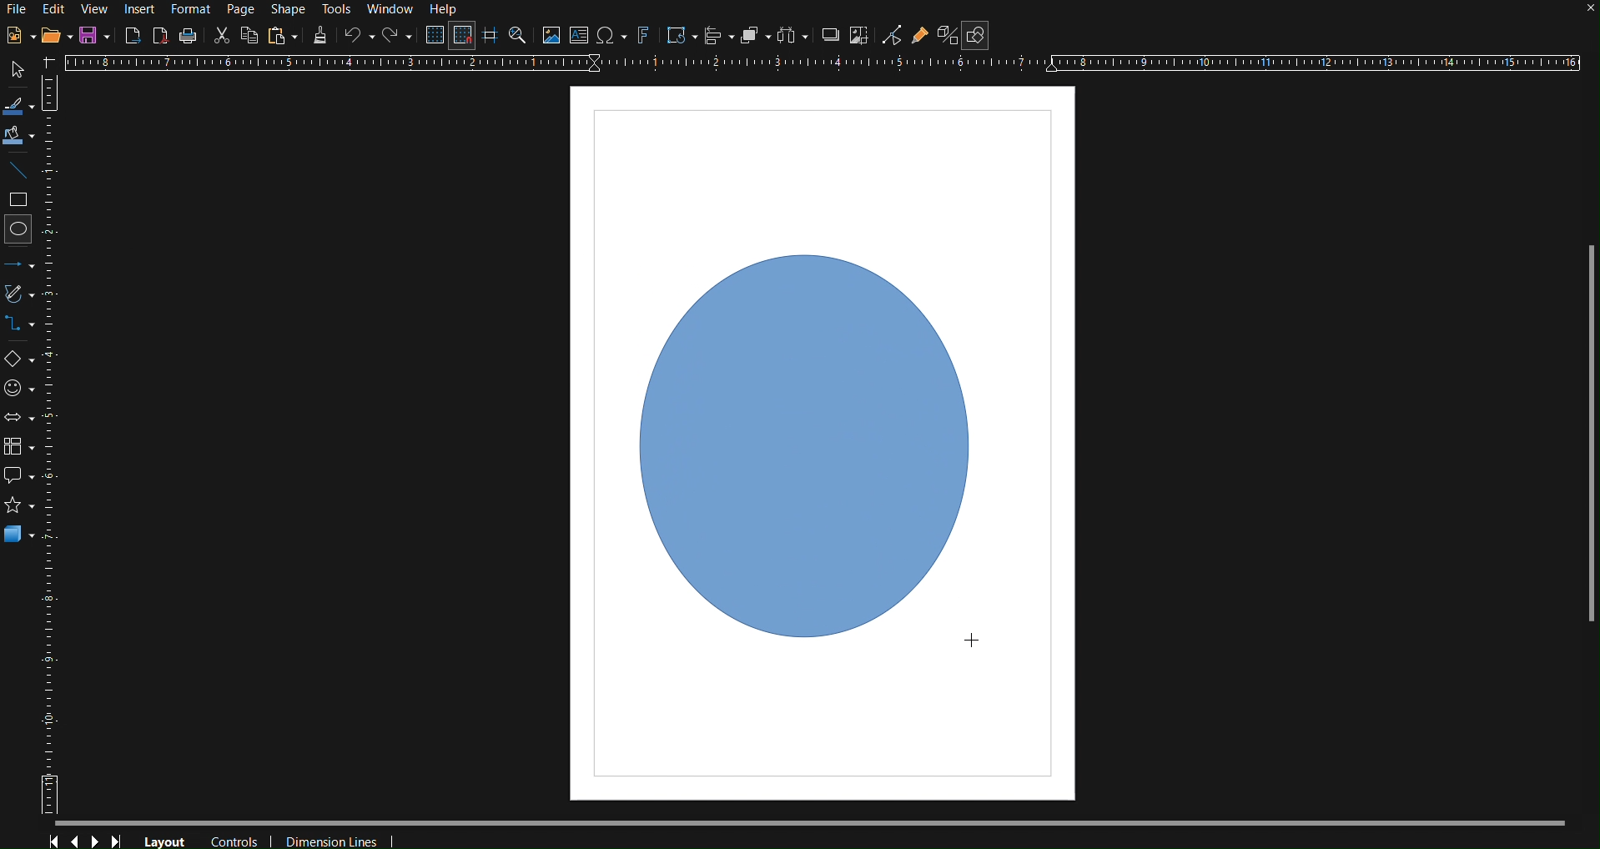 The width and height of the screenshot is (1600, 849). I want to click on Toggle Extrusion, so click(945, 38).